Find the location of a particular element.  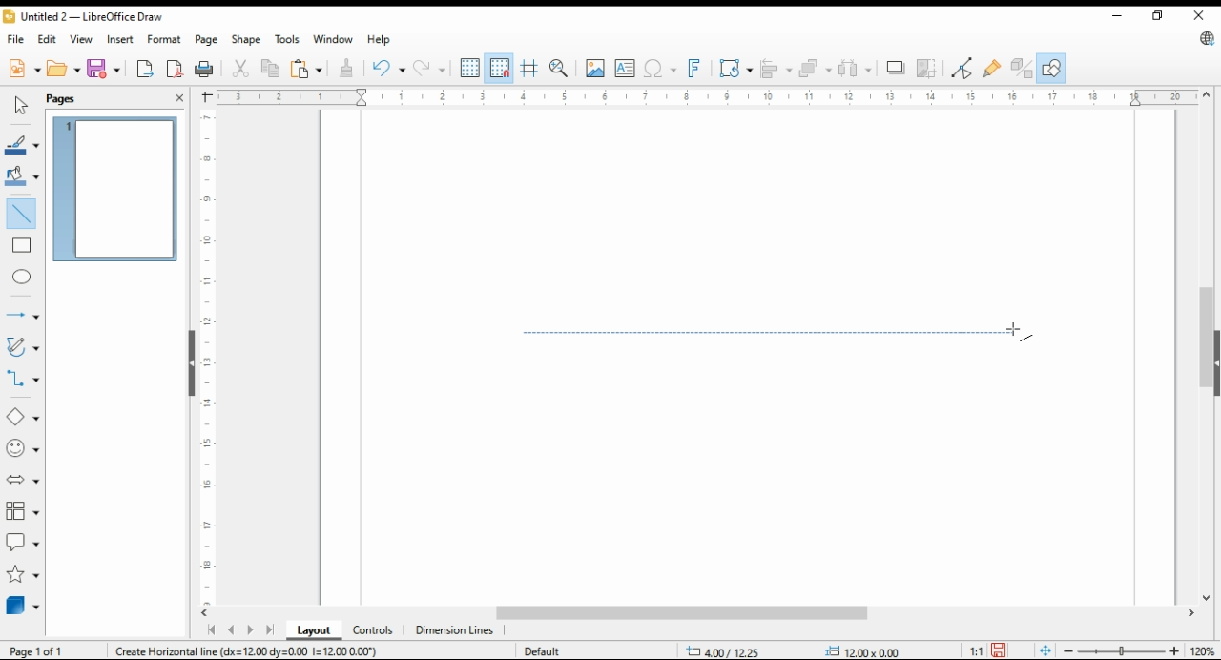

minimize is located at coordinates (1120, 12).